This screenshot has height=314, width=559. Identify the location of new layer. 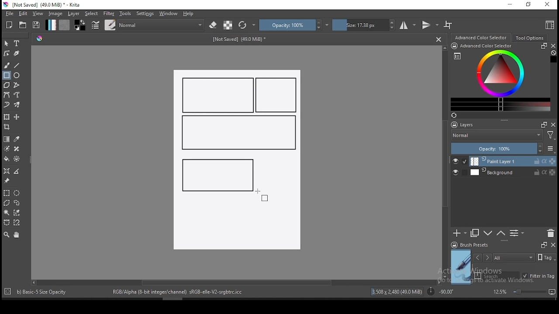
(460, 233).